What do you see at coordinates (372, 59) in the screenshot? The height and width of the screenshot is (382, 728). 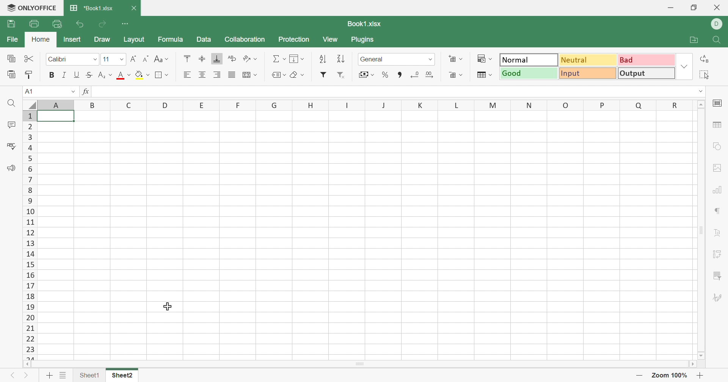 I see `General` at bounding box center [372, 59].